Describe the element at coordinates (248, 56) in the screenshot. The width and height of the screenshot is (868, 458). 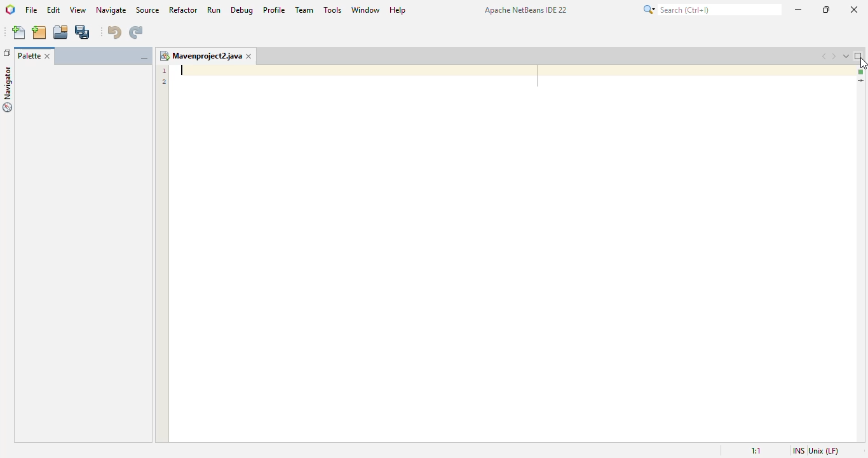
I see `close window` at that location.